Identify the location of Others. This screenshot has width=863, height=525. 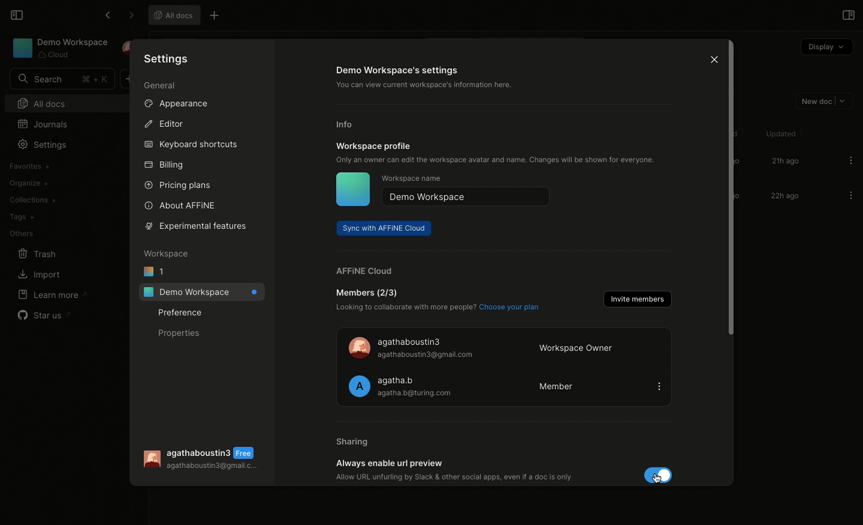
(22, 234).